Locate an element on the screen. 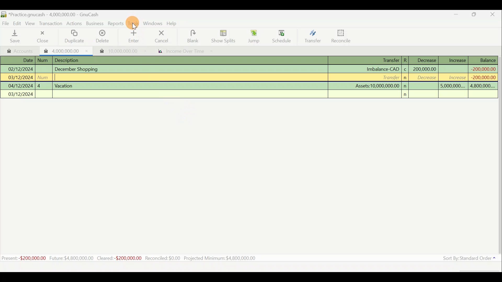 The height and width of the screenshot is (282, 502). Actions is located at coordinates (75, 24).